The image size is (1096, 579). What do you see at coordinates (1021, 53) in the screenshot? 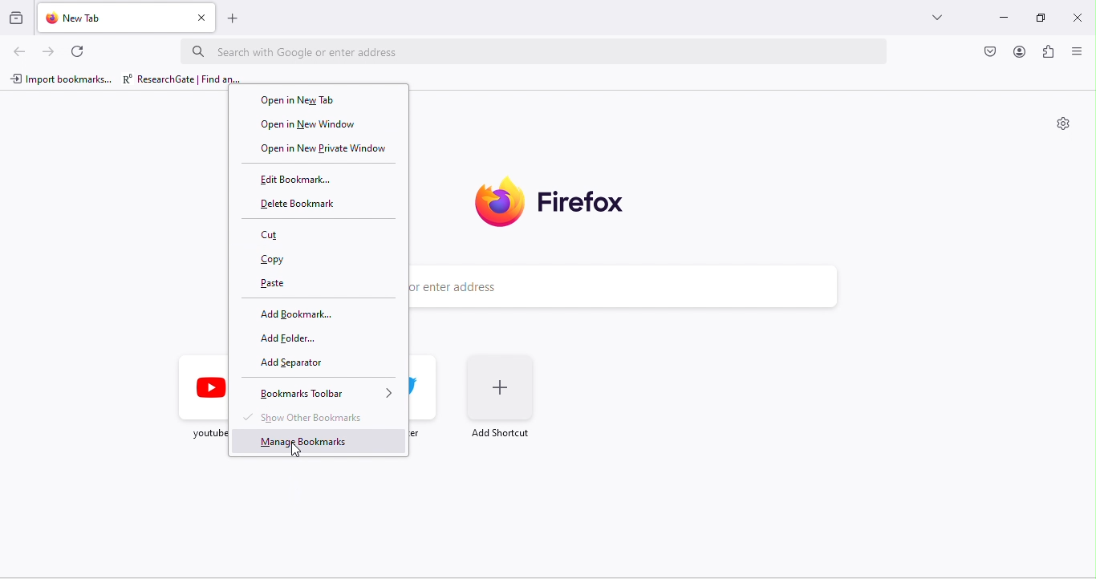
I see `account` at bounding box center [1021, 53].